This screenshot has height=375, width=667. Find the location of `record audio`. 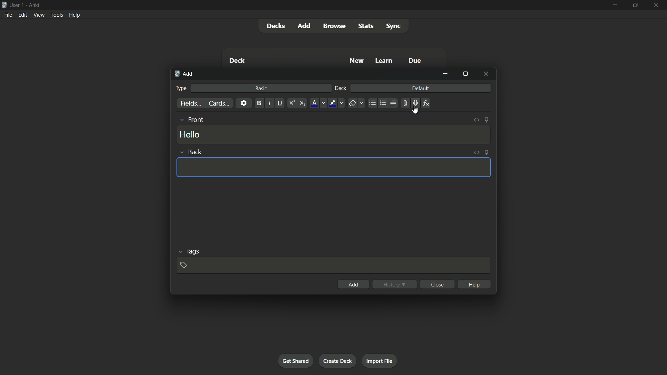

record audio is located at coordinates (415, 103).